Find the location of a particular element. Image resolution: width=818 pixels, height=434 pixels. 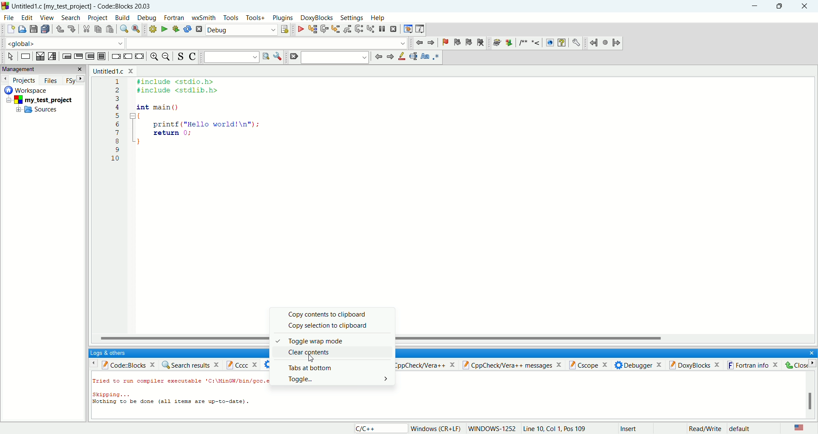

Projects is located at coordinates (19, 79).